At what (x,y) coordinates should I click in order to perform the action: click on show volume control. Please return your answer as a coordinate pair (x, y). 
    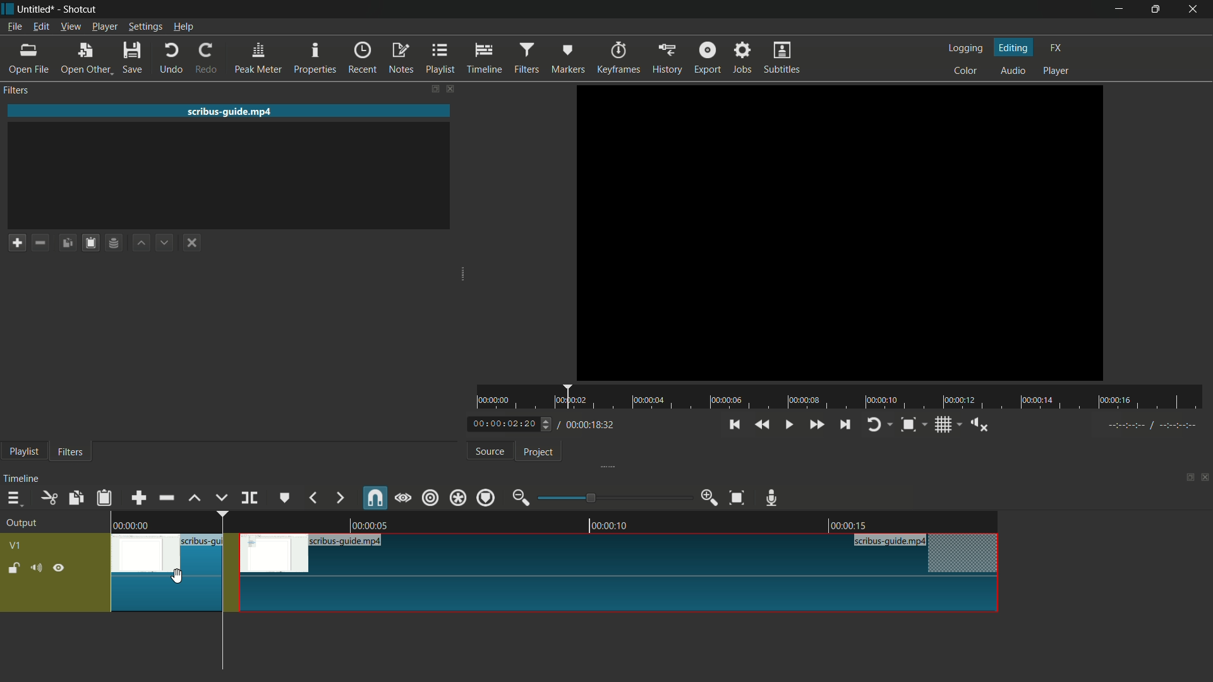
    Looking at the image, I should click on (979, 425).